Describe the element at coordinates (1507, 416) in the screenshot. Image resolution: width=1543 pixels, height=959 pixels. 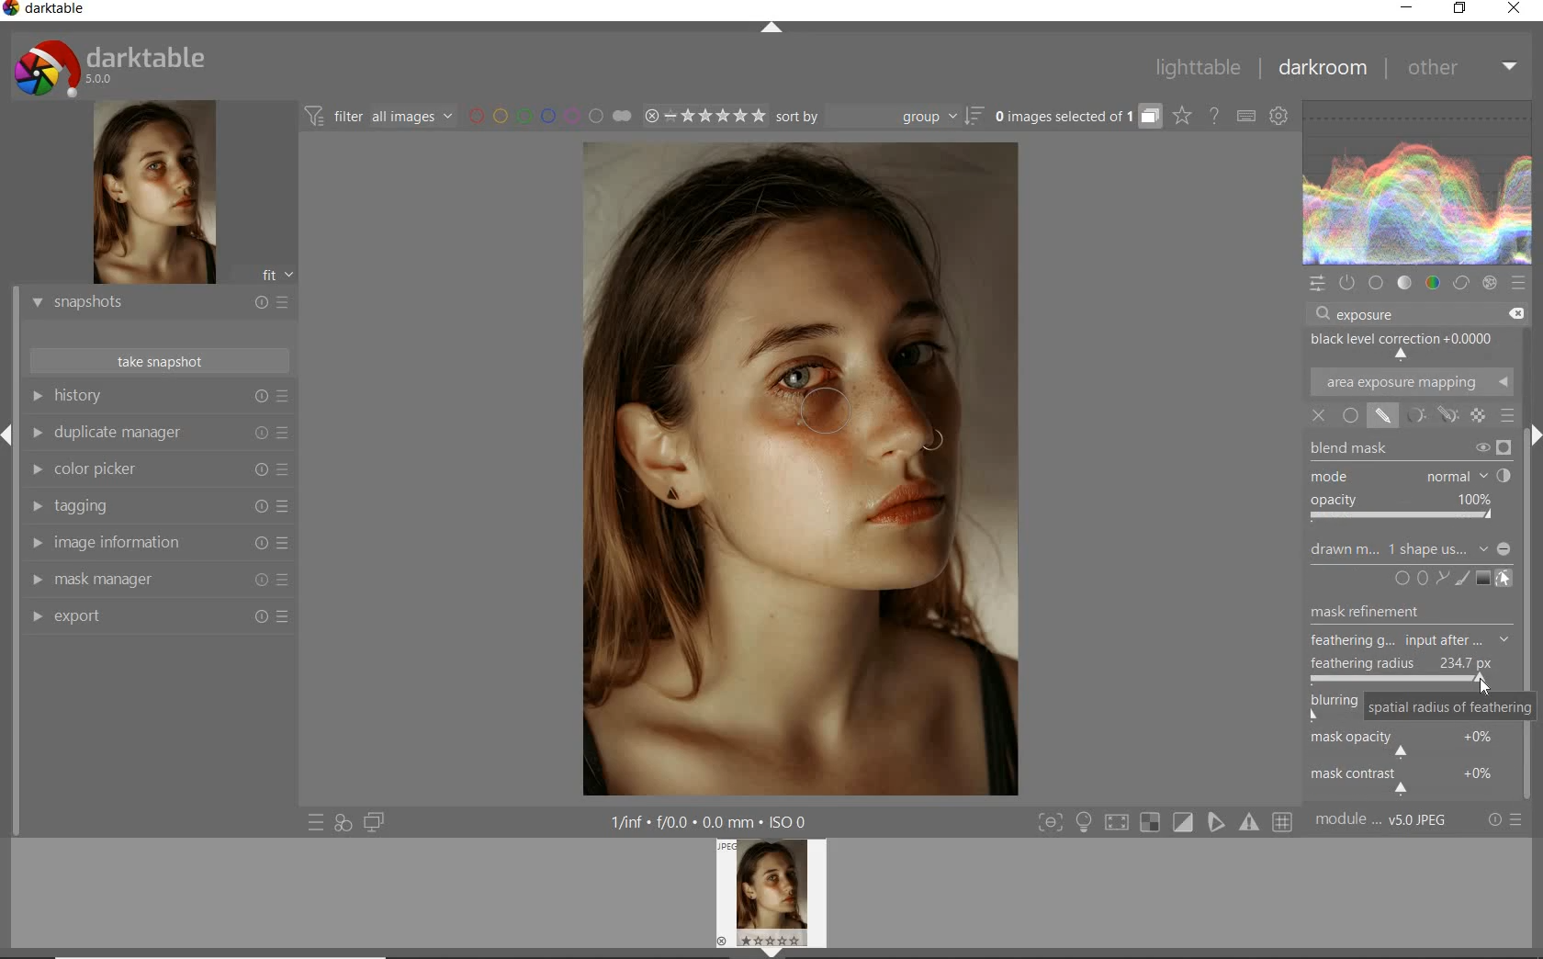
I see `BLENDING OPTIONS` at that location.